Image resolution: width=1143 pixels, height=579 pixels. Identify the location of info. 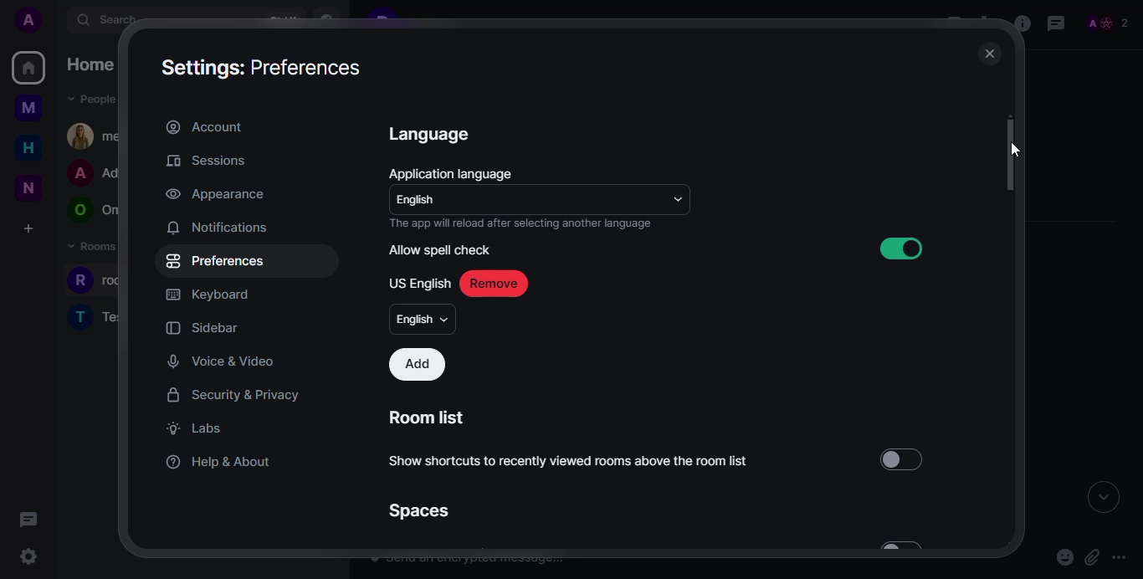
(1019, 24).